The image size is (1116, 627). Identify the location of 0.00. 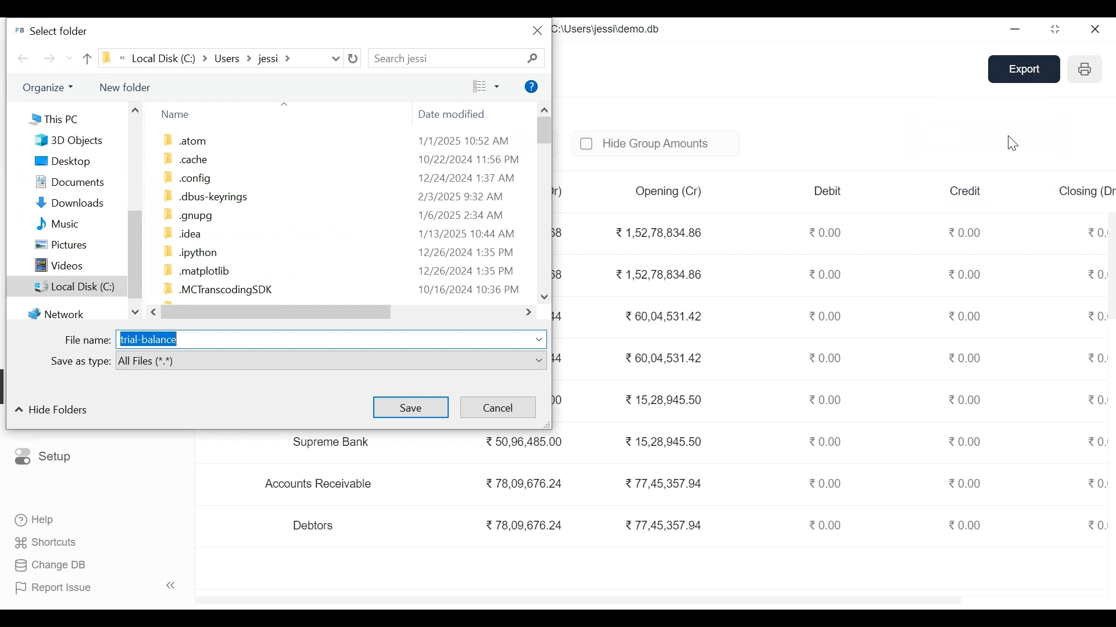
(828, 483).